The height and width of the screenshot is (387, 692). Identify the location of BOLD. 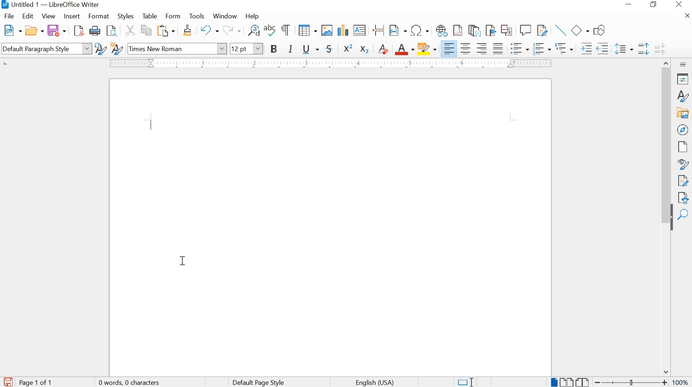
(274, 49).